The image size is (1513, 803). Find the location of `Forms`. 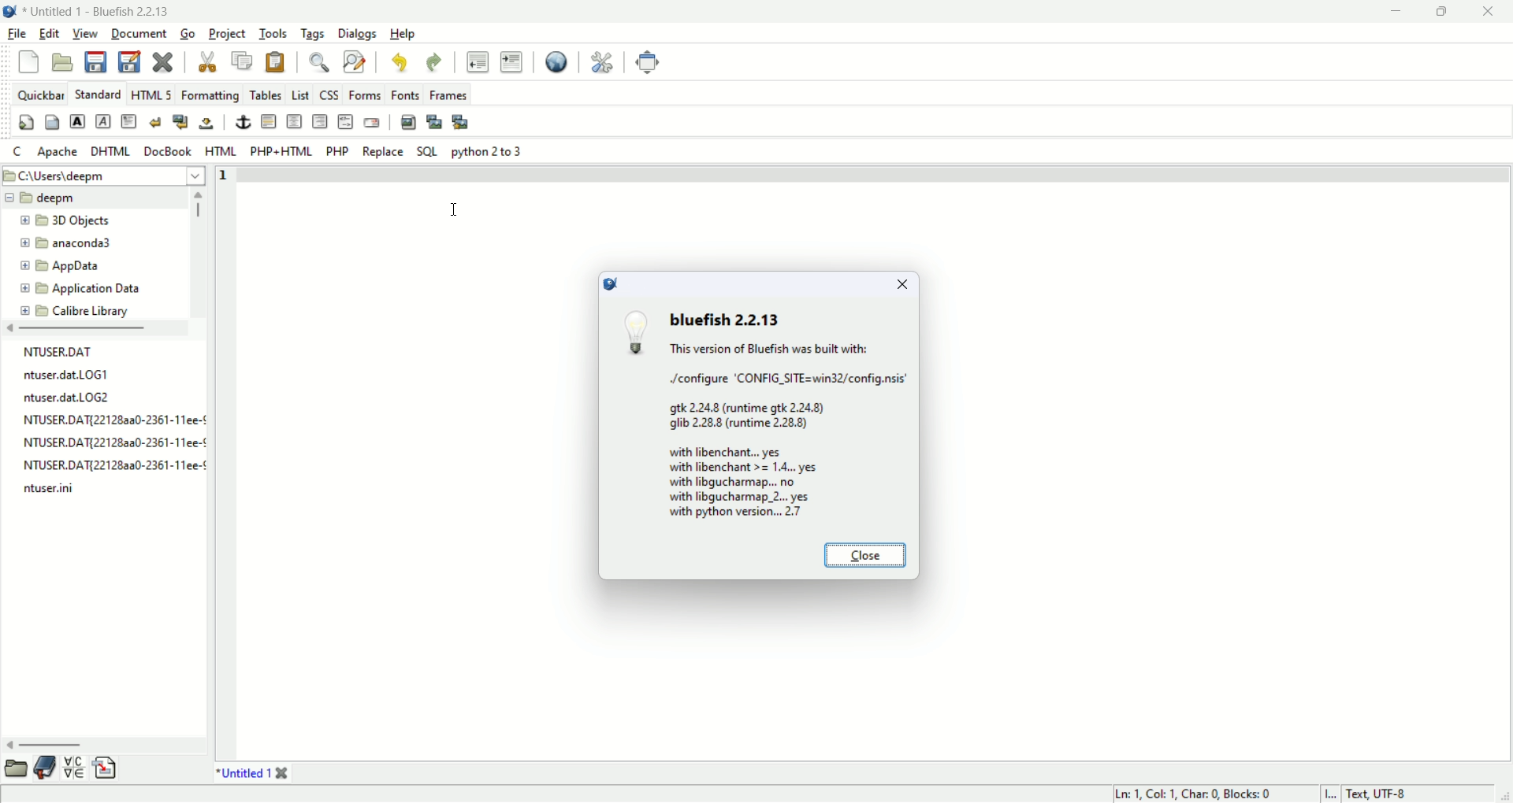

Forms is located at coordinates (366, 95).